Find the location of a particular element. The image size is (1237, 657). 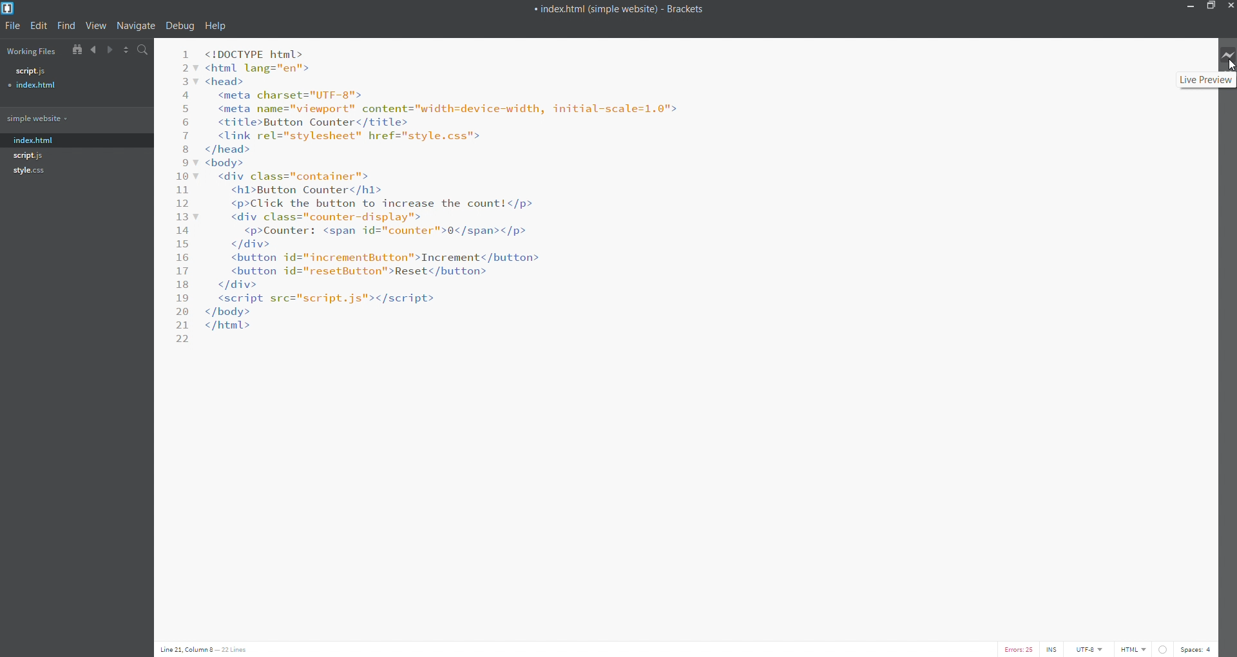

minimize is located at coordinates (1188, 8).